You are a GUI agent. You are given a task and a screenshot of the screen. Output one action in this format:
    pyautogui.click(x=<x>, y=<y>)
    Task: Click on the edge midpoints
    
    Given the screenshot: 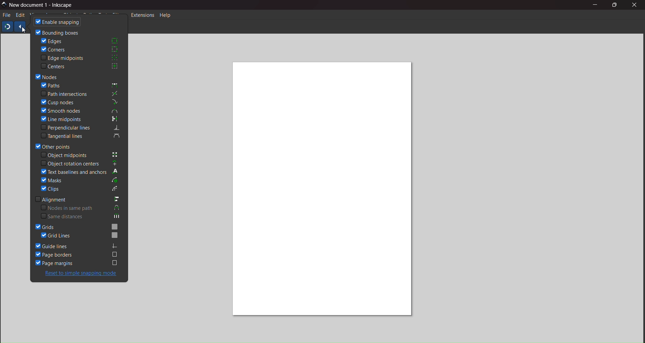 What is the action you would take?
    pyautogui.click(x=80, y=58)
    